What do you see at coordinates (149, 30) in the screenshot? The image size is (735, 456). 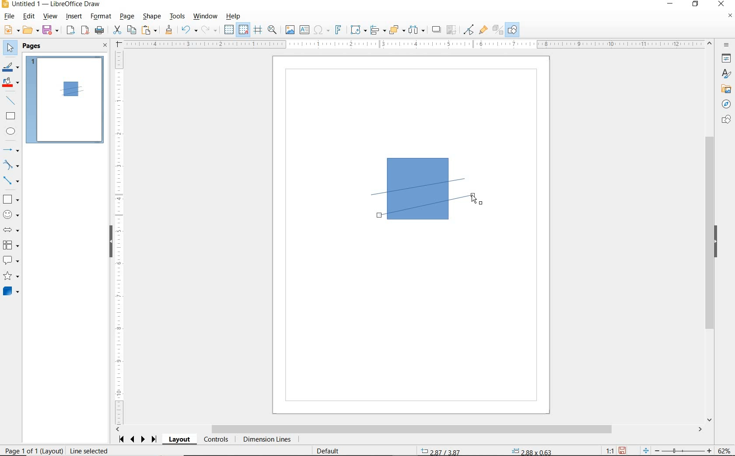 I see `PASTE` at bounding box center [149, 30].